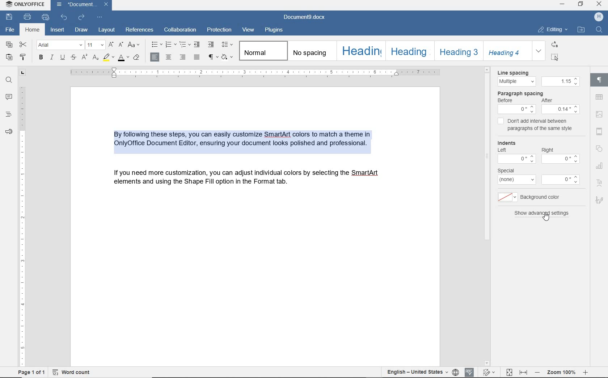 The height and width of the screenshot is (378, 608). I want to click on highlight color, so click(108, 58).